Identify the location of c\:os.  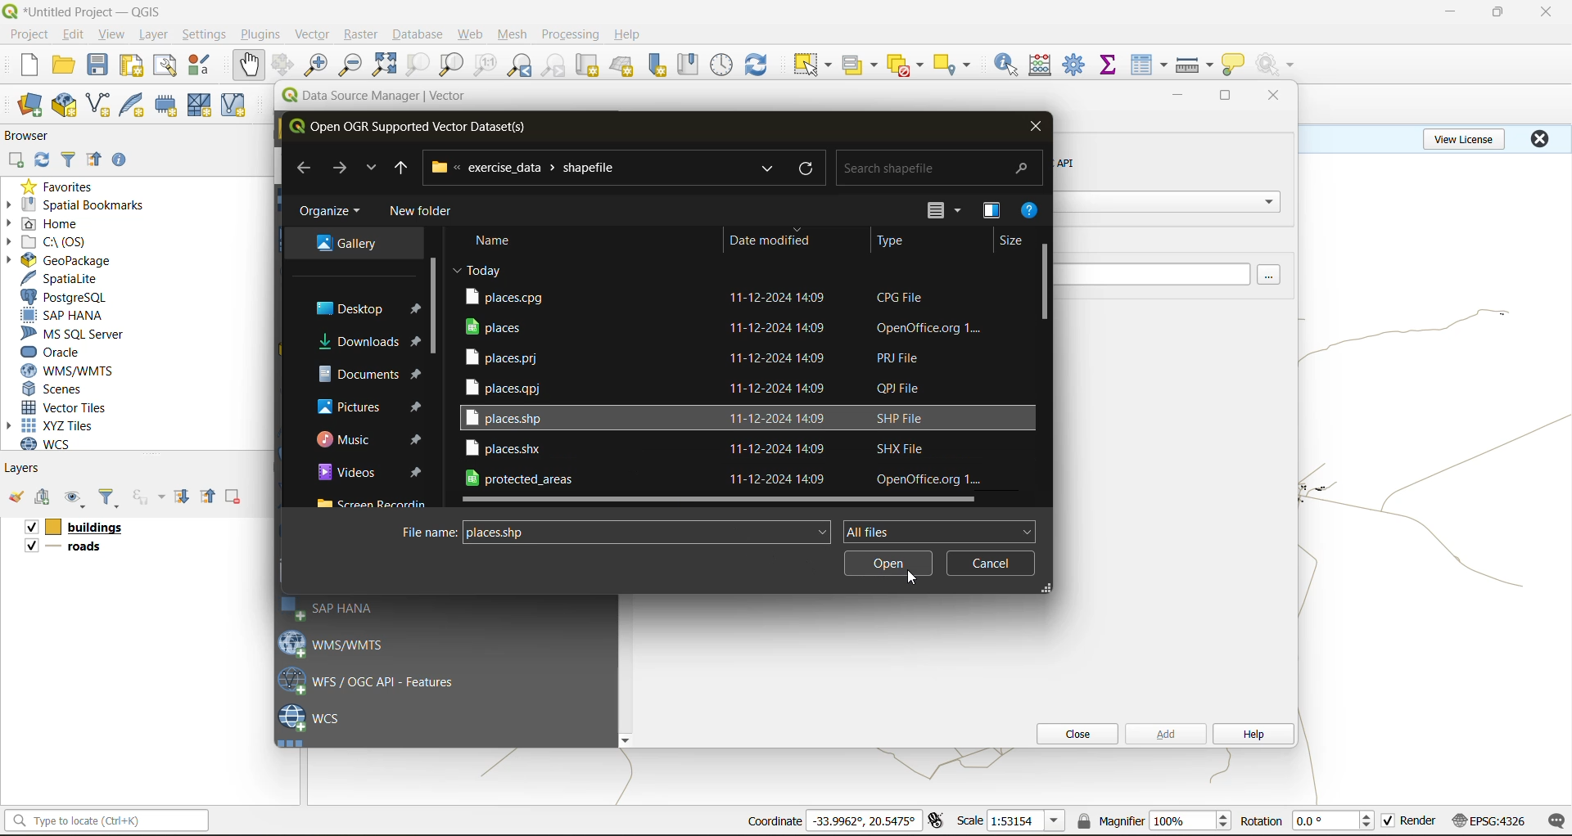
(53, 242).